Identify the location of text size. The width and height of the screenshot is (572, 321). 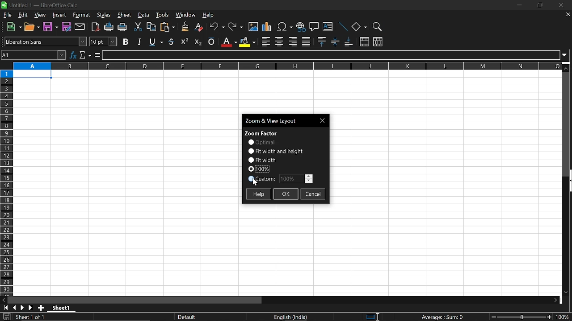
(103, 42).